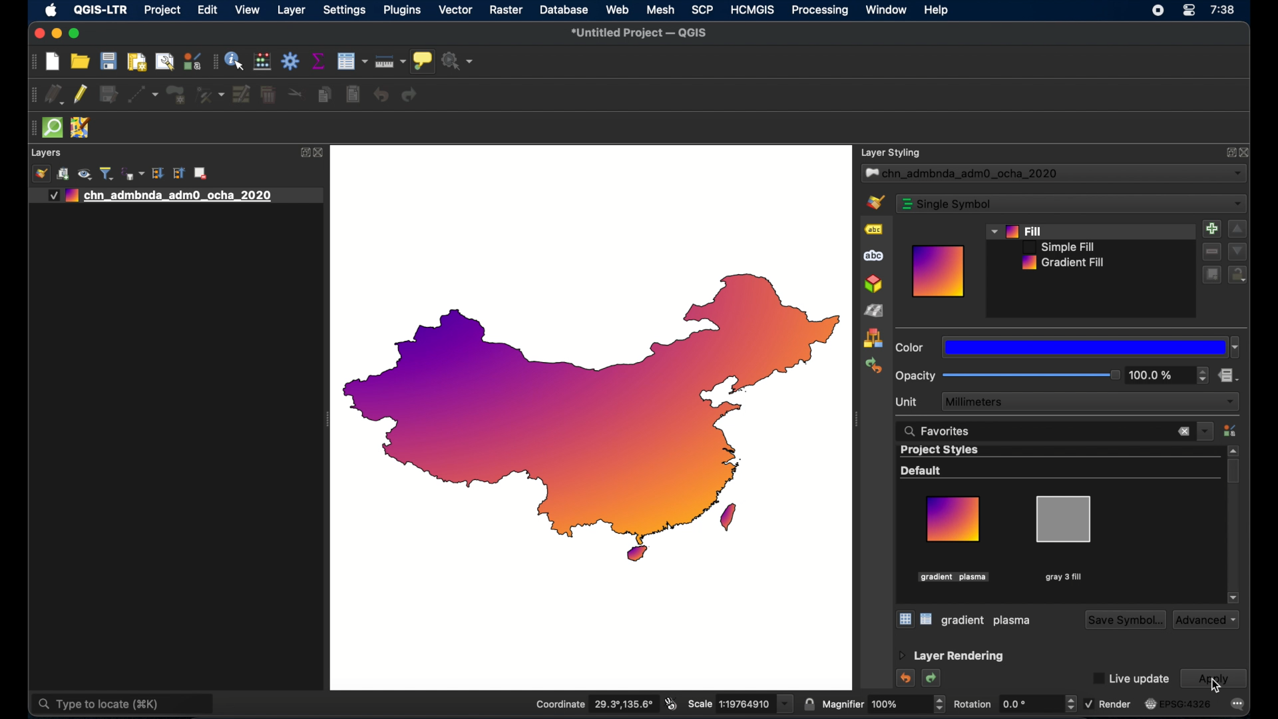 The width and height of the screenshot is (1278, 719). What do you see at coordinates (213, 63) in the screenshot?
I see `drag handle` at bounding box center [213, 63].